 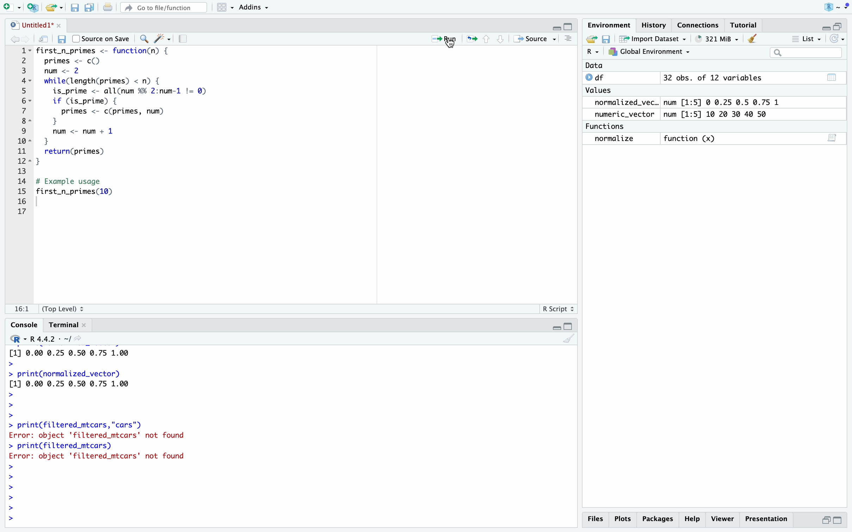 What do you see at coordinates (101, 37) in the screenshot?
I see `Source on Save` at bounding box center [101, 37].